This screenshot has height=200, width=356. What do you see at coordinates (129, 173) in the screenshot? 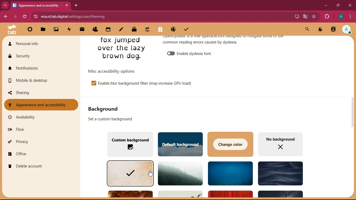
I see `background` at bounding box center [129, 173].